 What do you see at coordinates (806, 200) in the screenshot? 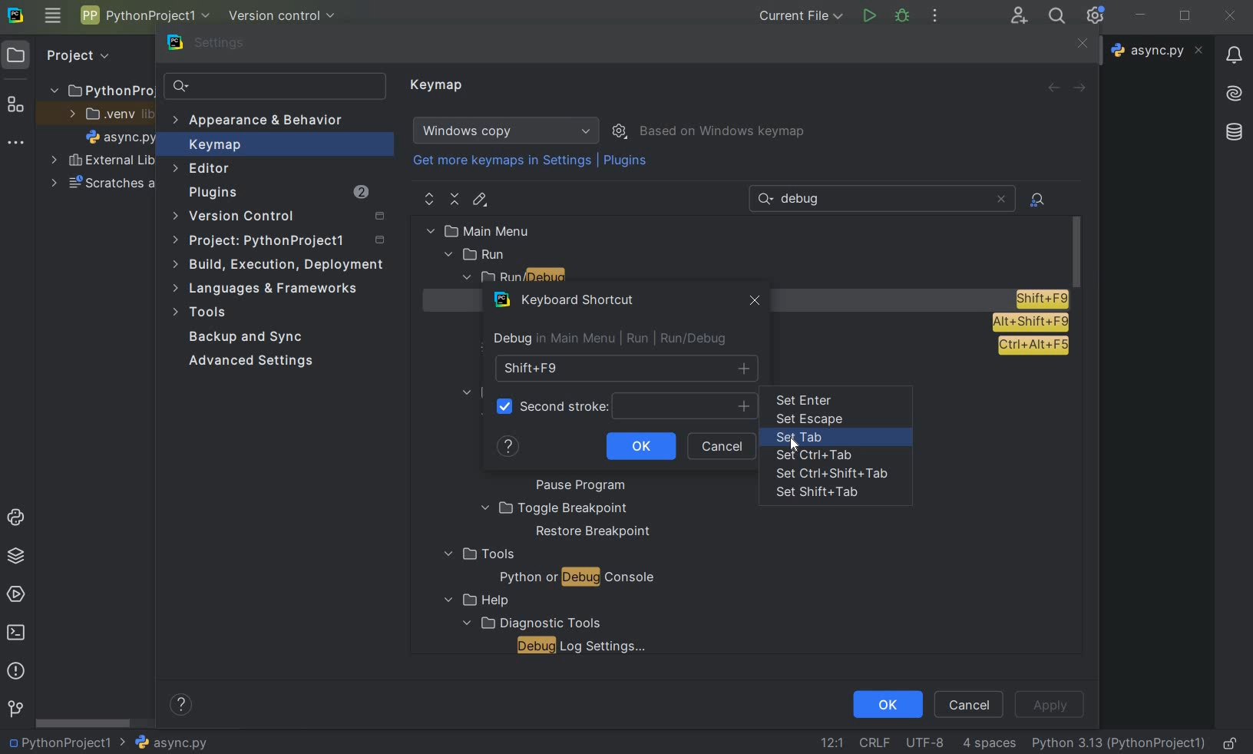
I see `text` at bounding box center [806, 200].